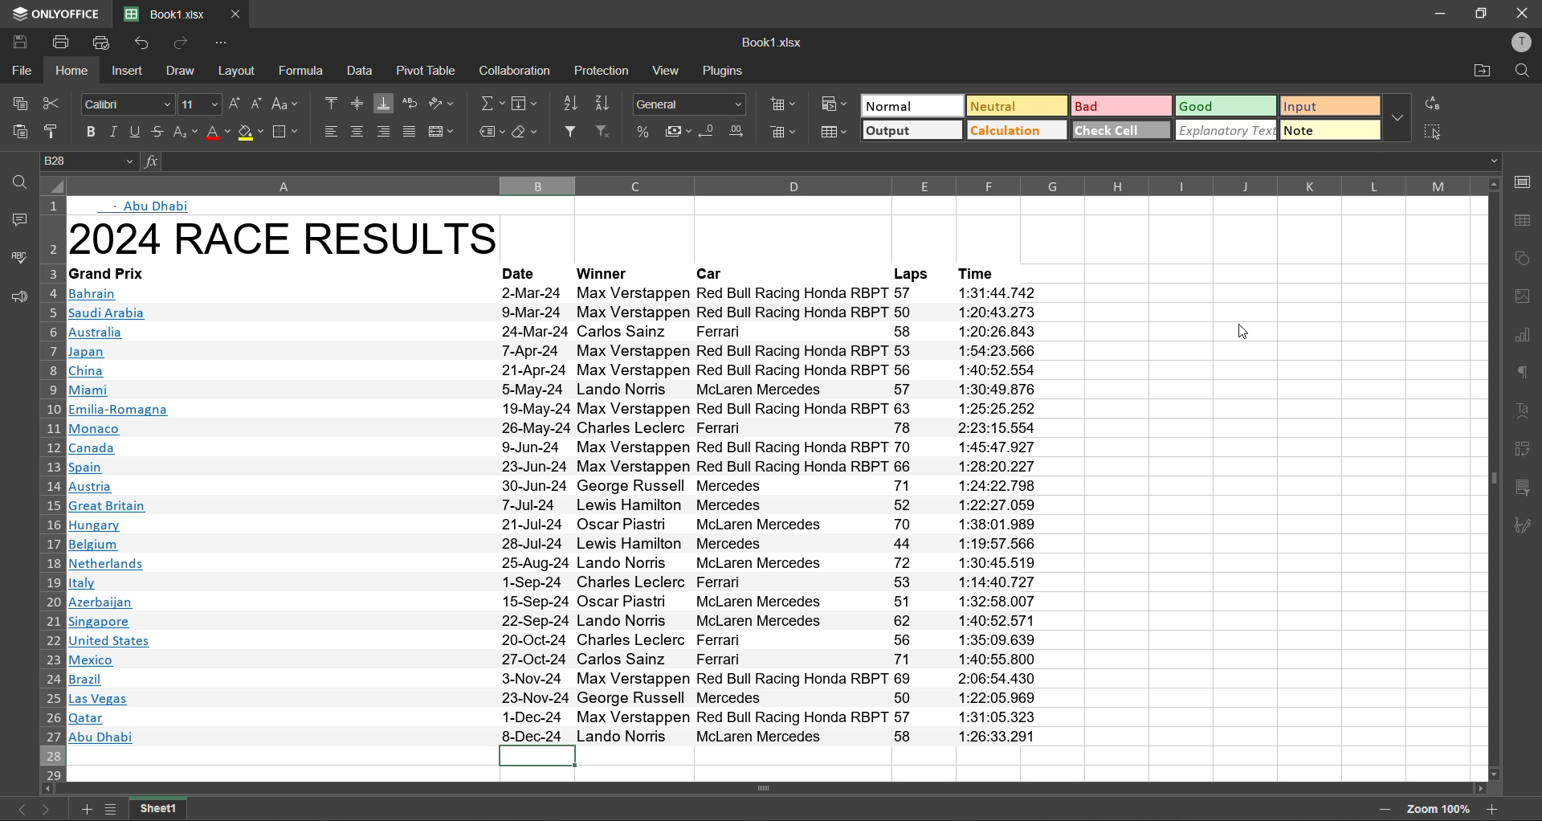 Image resolution: width=1542 pixels, height=821 pixels. What do you see at coordinates (111, 272) in the screenshot?
I see `Grand Prix` at bounding box center [111, 272].